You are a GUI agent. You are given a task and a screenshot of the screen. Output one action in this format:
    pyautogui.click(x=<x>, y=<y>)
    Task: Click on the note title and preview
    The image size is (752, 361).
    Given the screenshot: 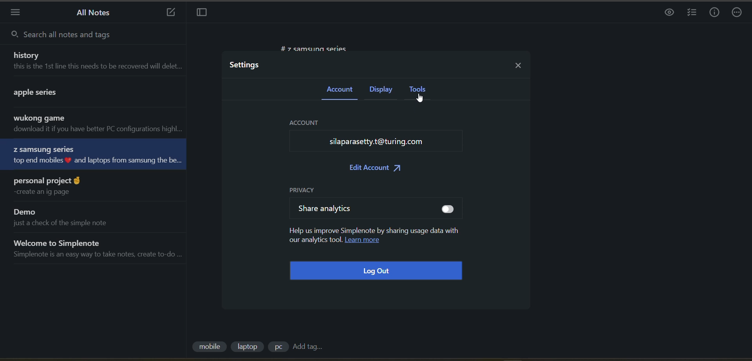 What is the action you would take?
    pyautogui.click(x=74, y=217)
    